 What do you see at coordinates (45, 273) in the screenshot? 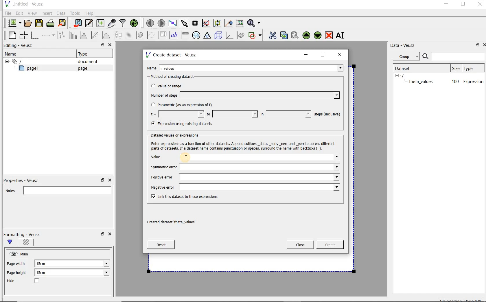
I see `15cm` at bounding box center [45, 273].